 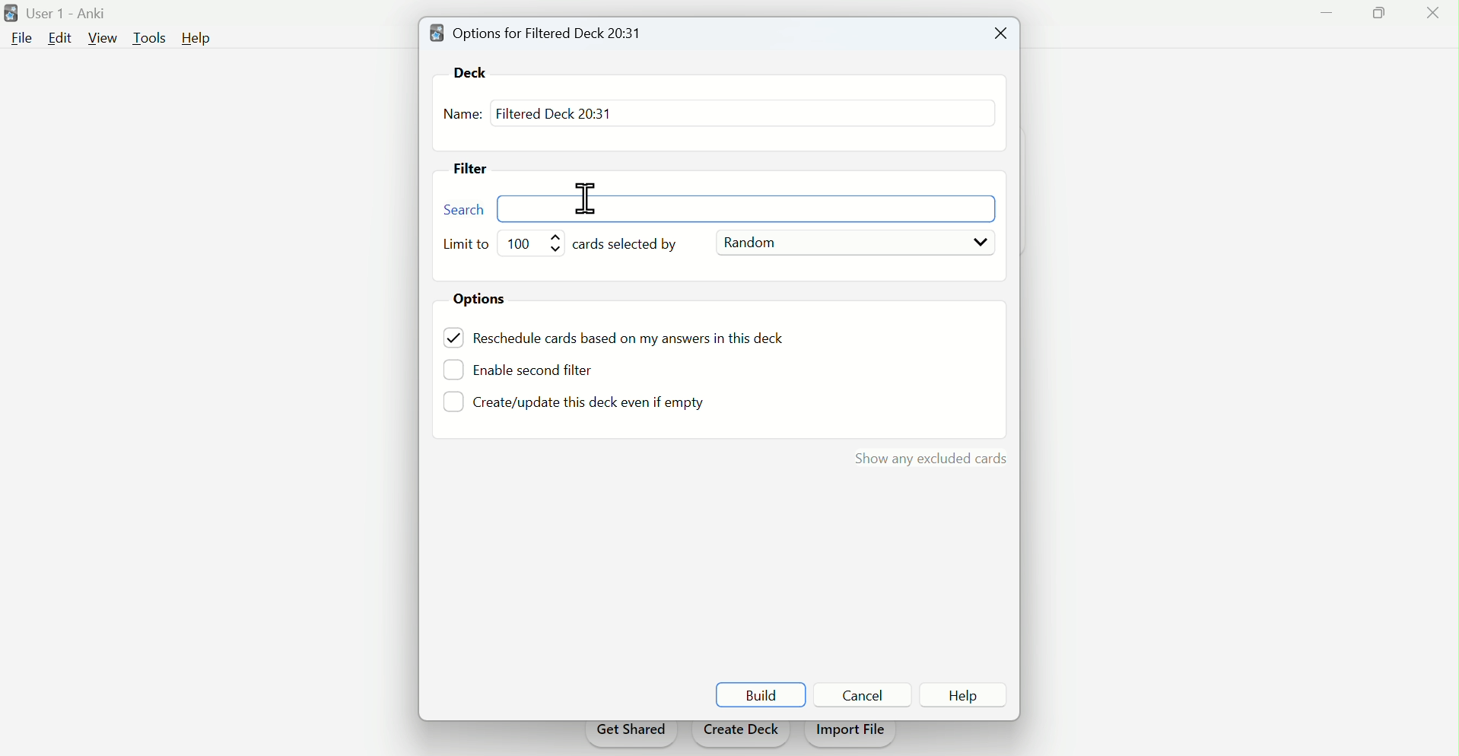 What do you see at coordinates (928, 456) in the screenshot?
I see `show my excluded cards` at bounding box center [928, 456].